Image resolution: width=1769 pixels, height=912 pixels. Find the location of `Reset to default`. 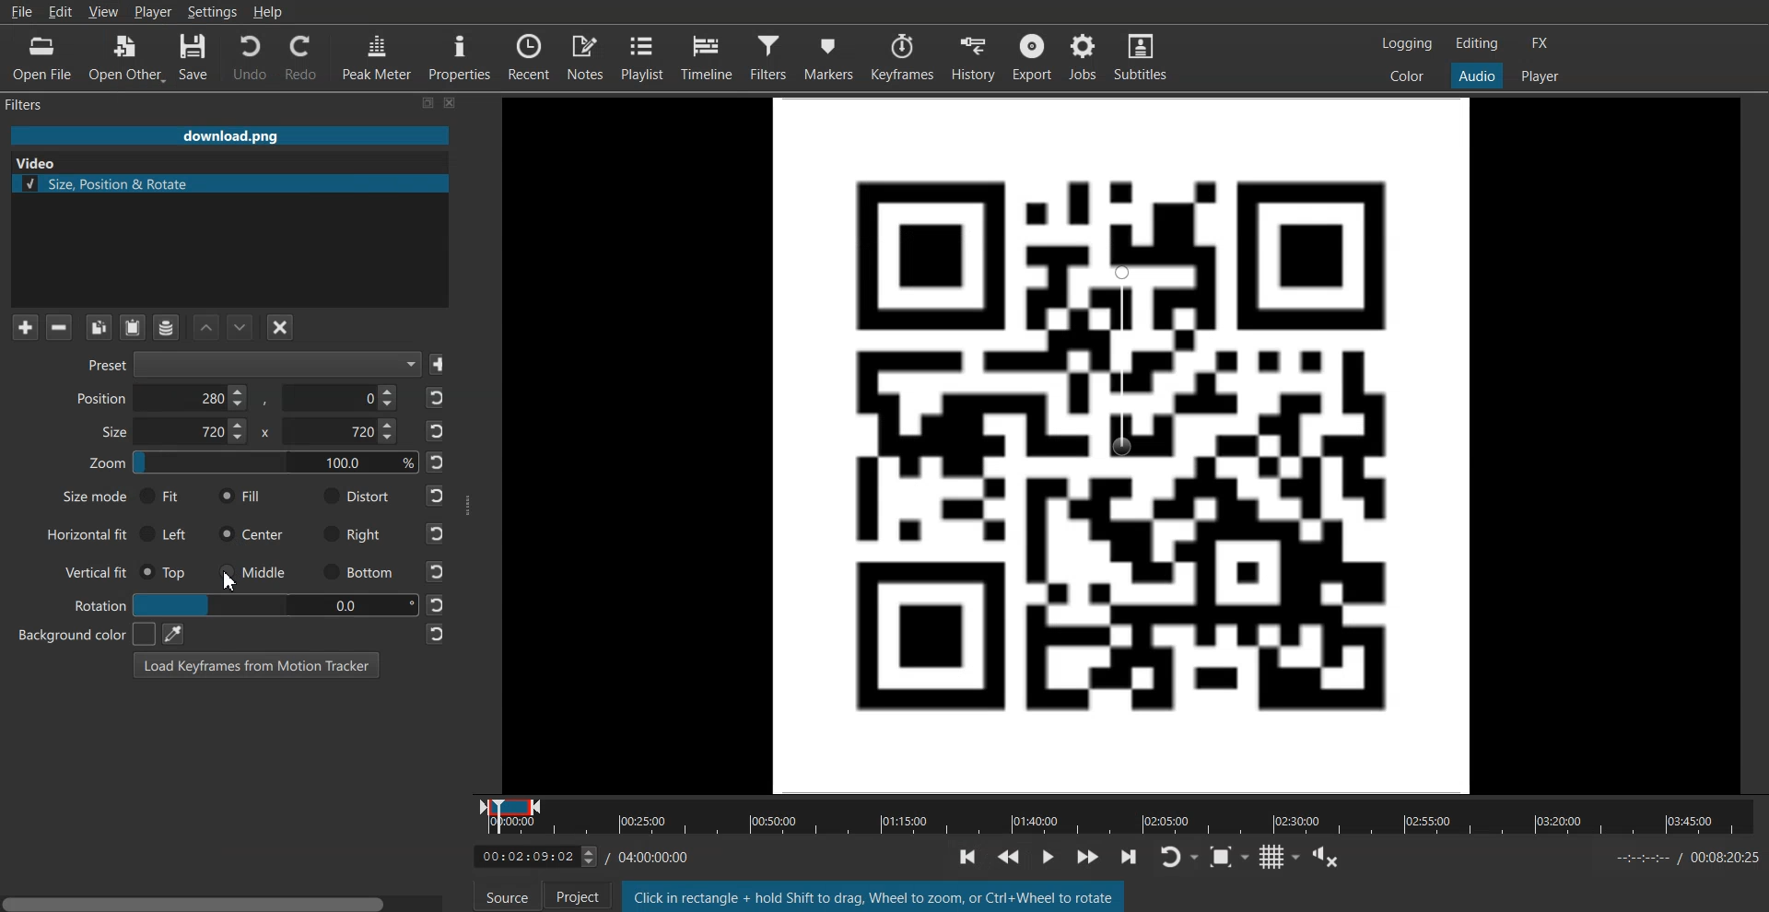

Reset to default is located at coordinates (437, 516).